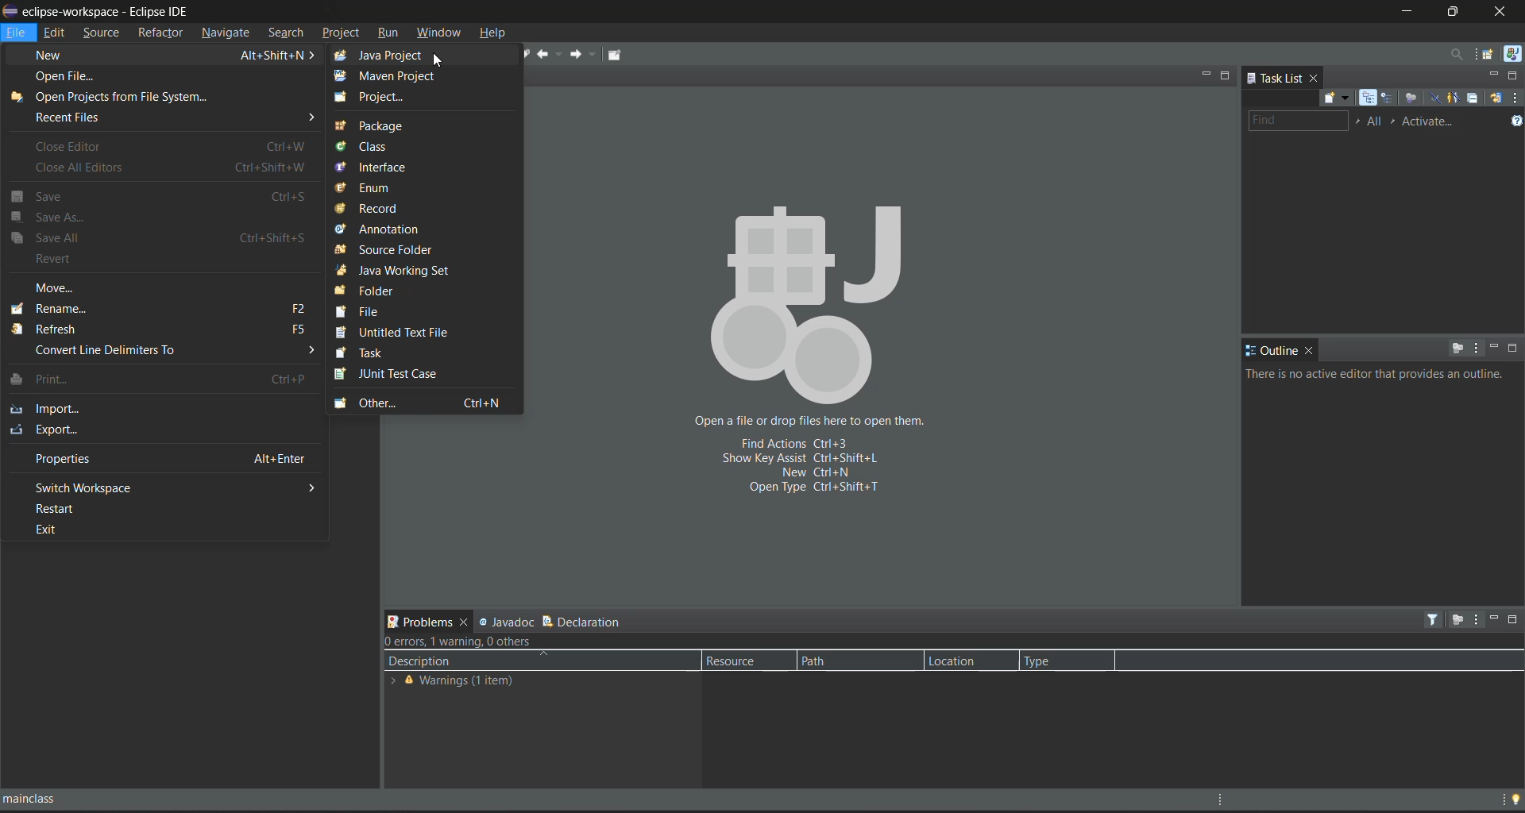 This screenshot has width=1525, height=813. Describe the element at coordinates (1315, 77) in the screenshot. I see `close` at that location.